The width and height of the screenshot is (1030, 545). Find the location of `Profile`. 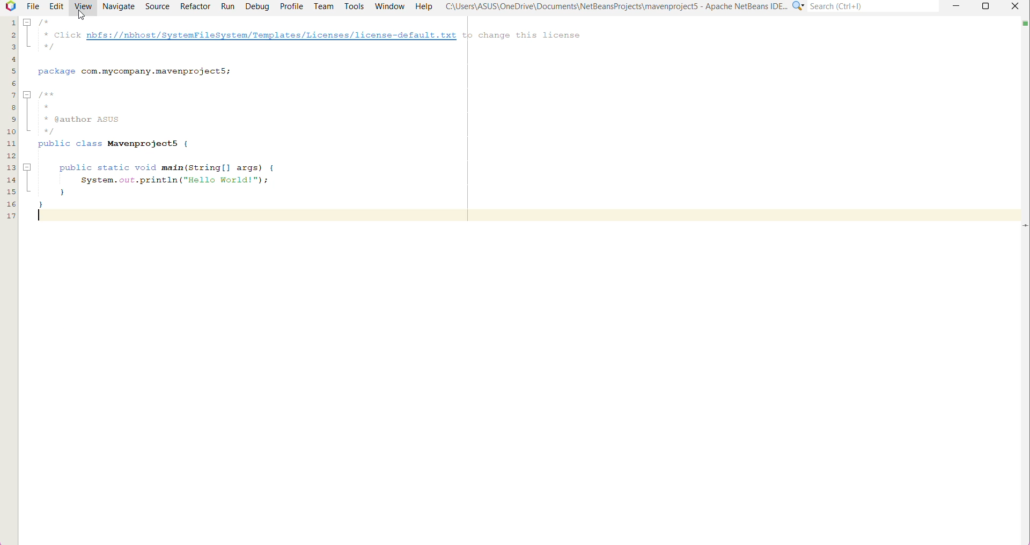

Profile is located at coordinates (291, 6).